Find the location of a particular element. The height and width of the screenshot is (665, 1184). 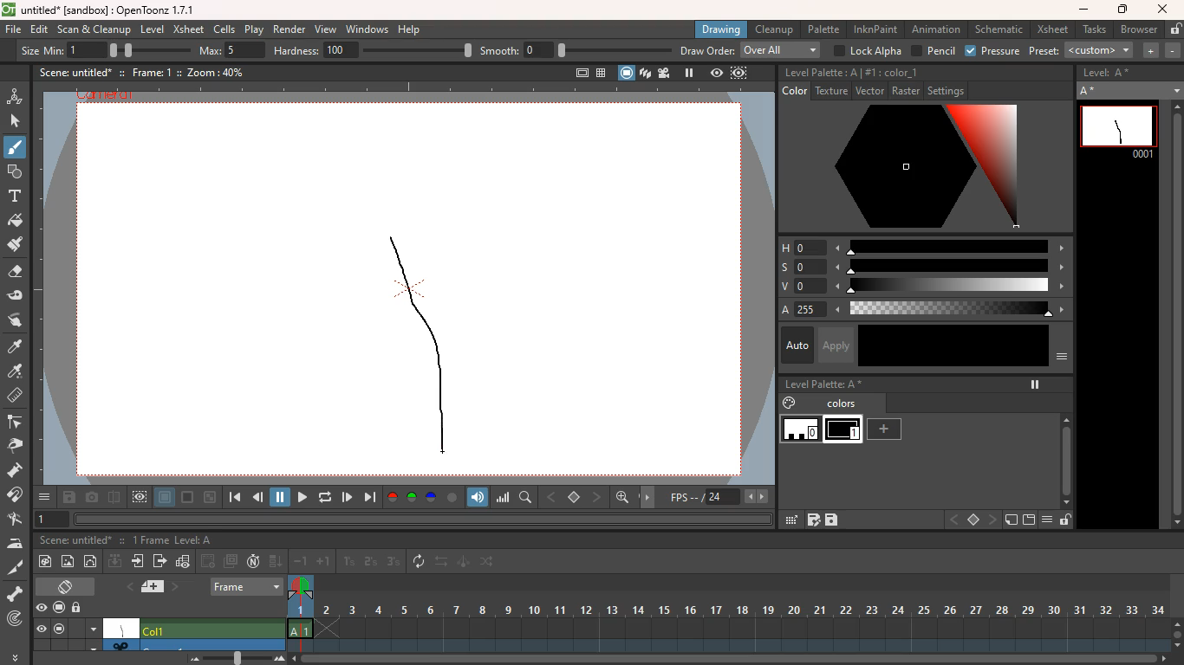

smooth: is located at coordinates (575, 50).